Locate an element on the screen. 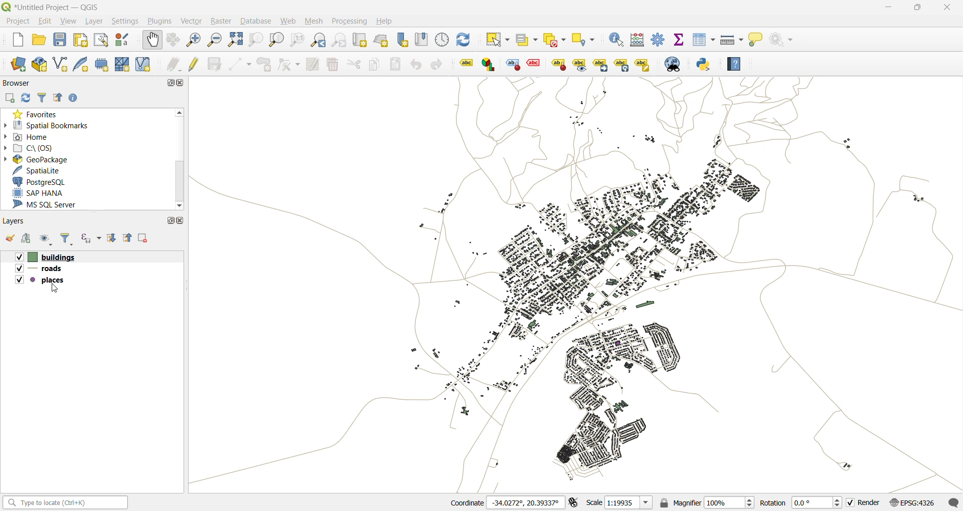 The width and height of the screenshot is (963, 511). browser is located at coordinates (16, 83).